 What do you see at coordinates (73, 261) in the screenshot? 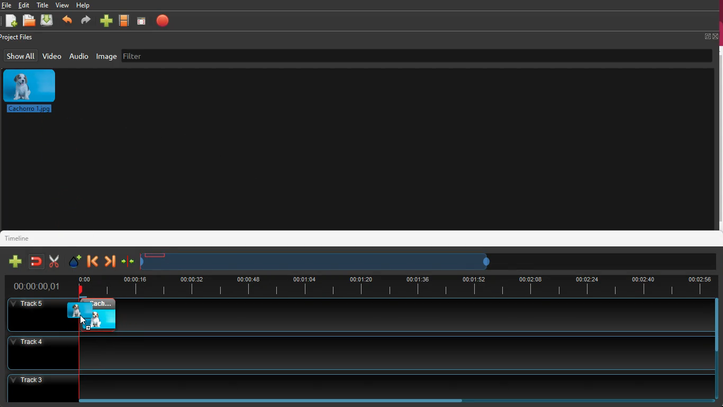
I see `effect` at bounding box center [73, 261].